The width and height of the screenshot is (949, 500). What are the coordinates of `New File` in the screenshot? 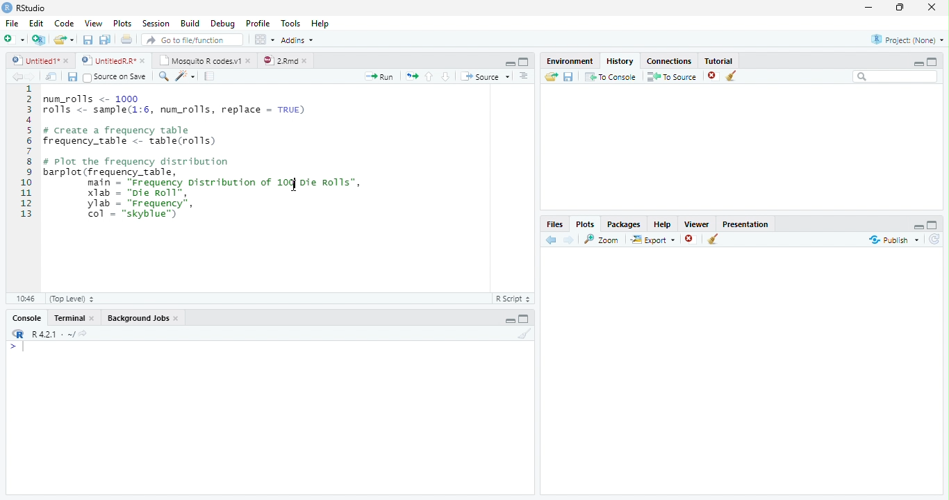 It's located at (14, 39).